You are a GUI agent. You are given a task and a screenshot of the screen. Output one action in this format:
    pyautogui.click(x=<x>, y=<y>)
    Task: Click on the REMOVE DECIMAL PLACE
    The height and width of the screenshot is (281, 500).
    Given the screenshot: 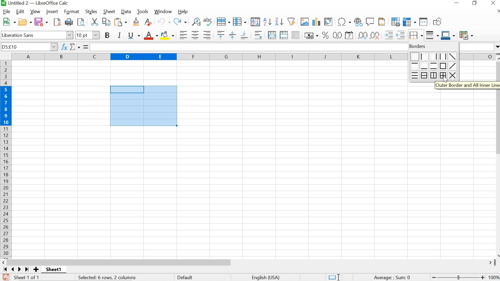 What is the action you would take?
    pyautogui.click(x=376, y=35)
    